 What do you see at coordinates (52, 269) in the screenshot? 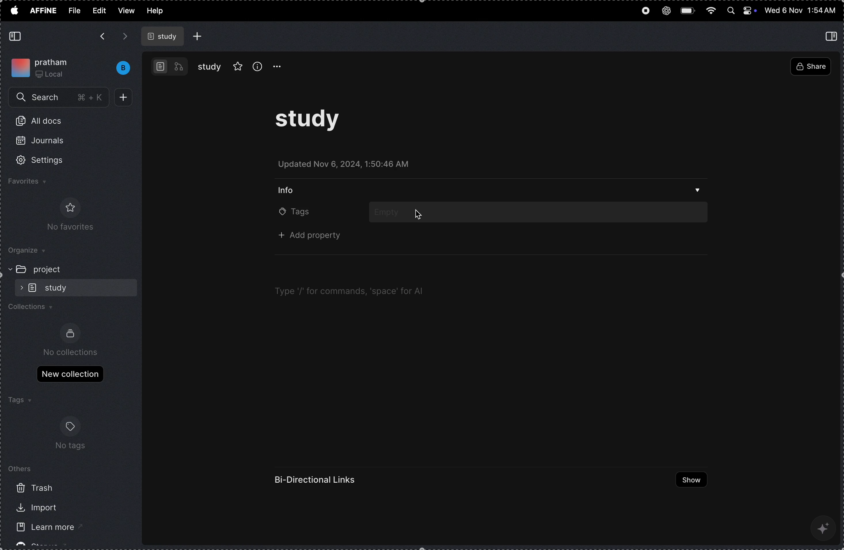
I see `project` at bounding box center [52, 269].